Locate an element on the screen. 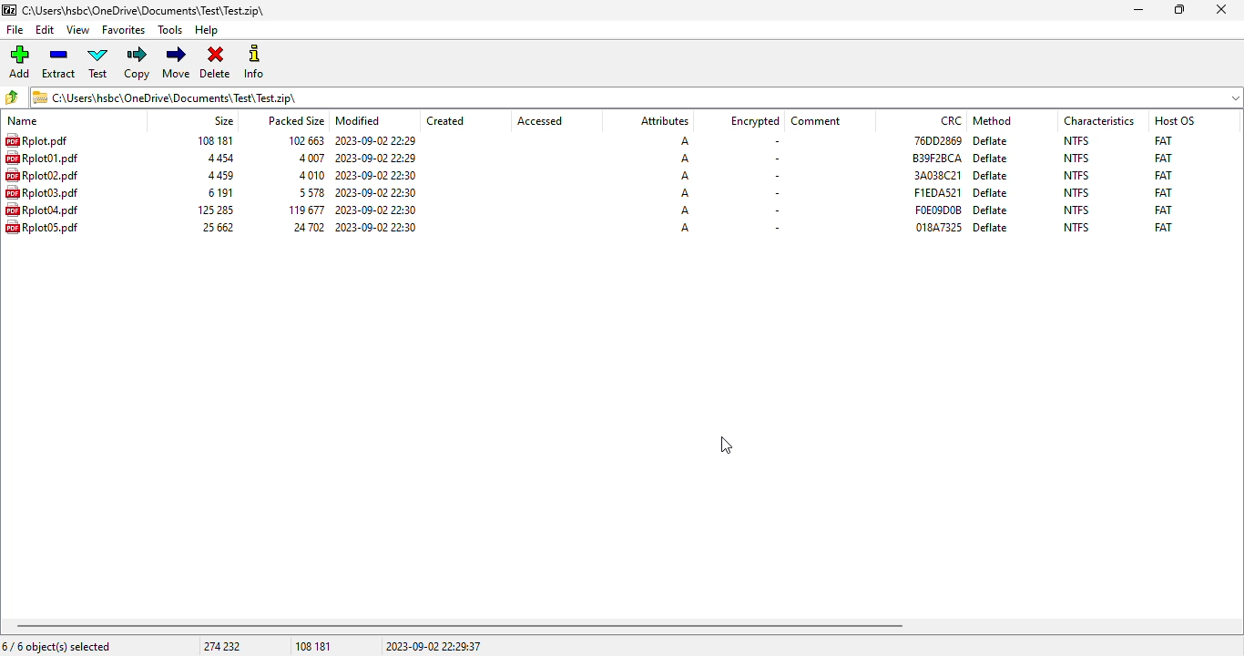 Image resolution: width=1244 pixels, height=656 pixels. accessed is located at coordinates (540, 121).